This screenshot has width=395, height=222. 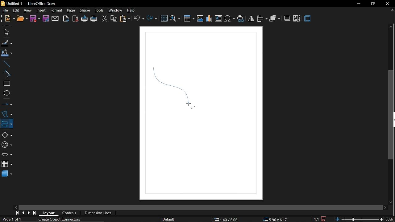 What do you see at coordinates (6, 92) in the screenshot?
I see `ellipse` at bounding box center [6, 92].